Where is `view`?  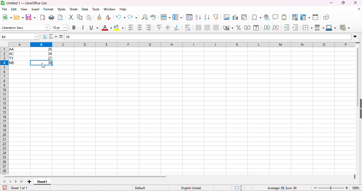 view is located at coordinates (24, 10).